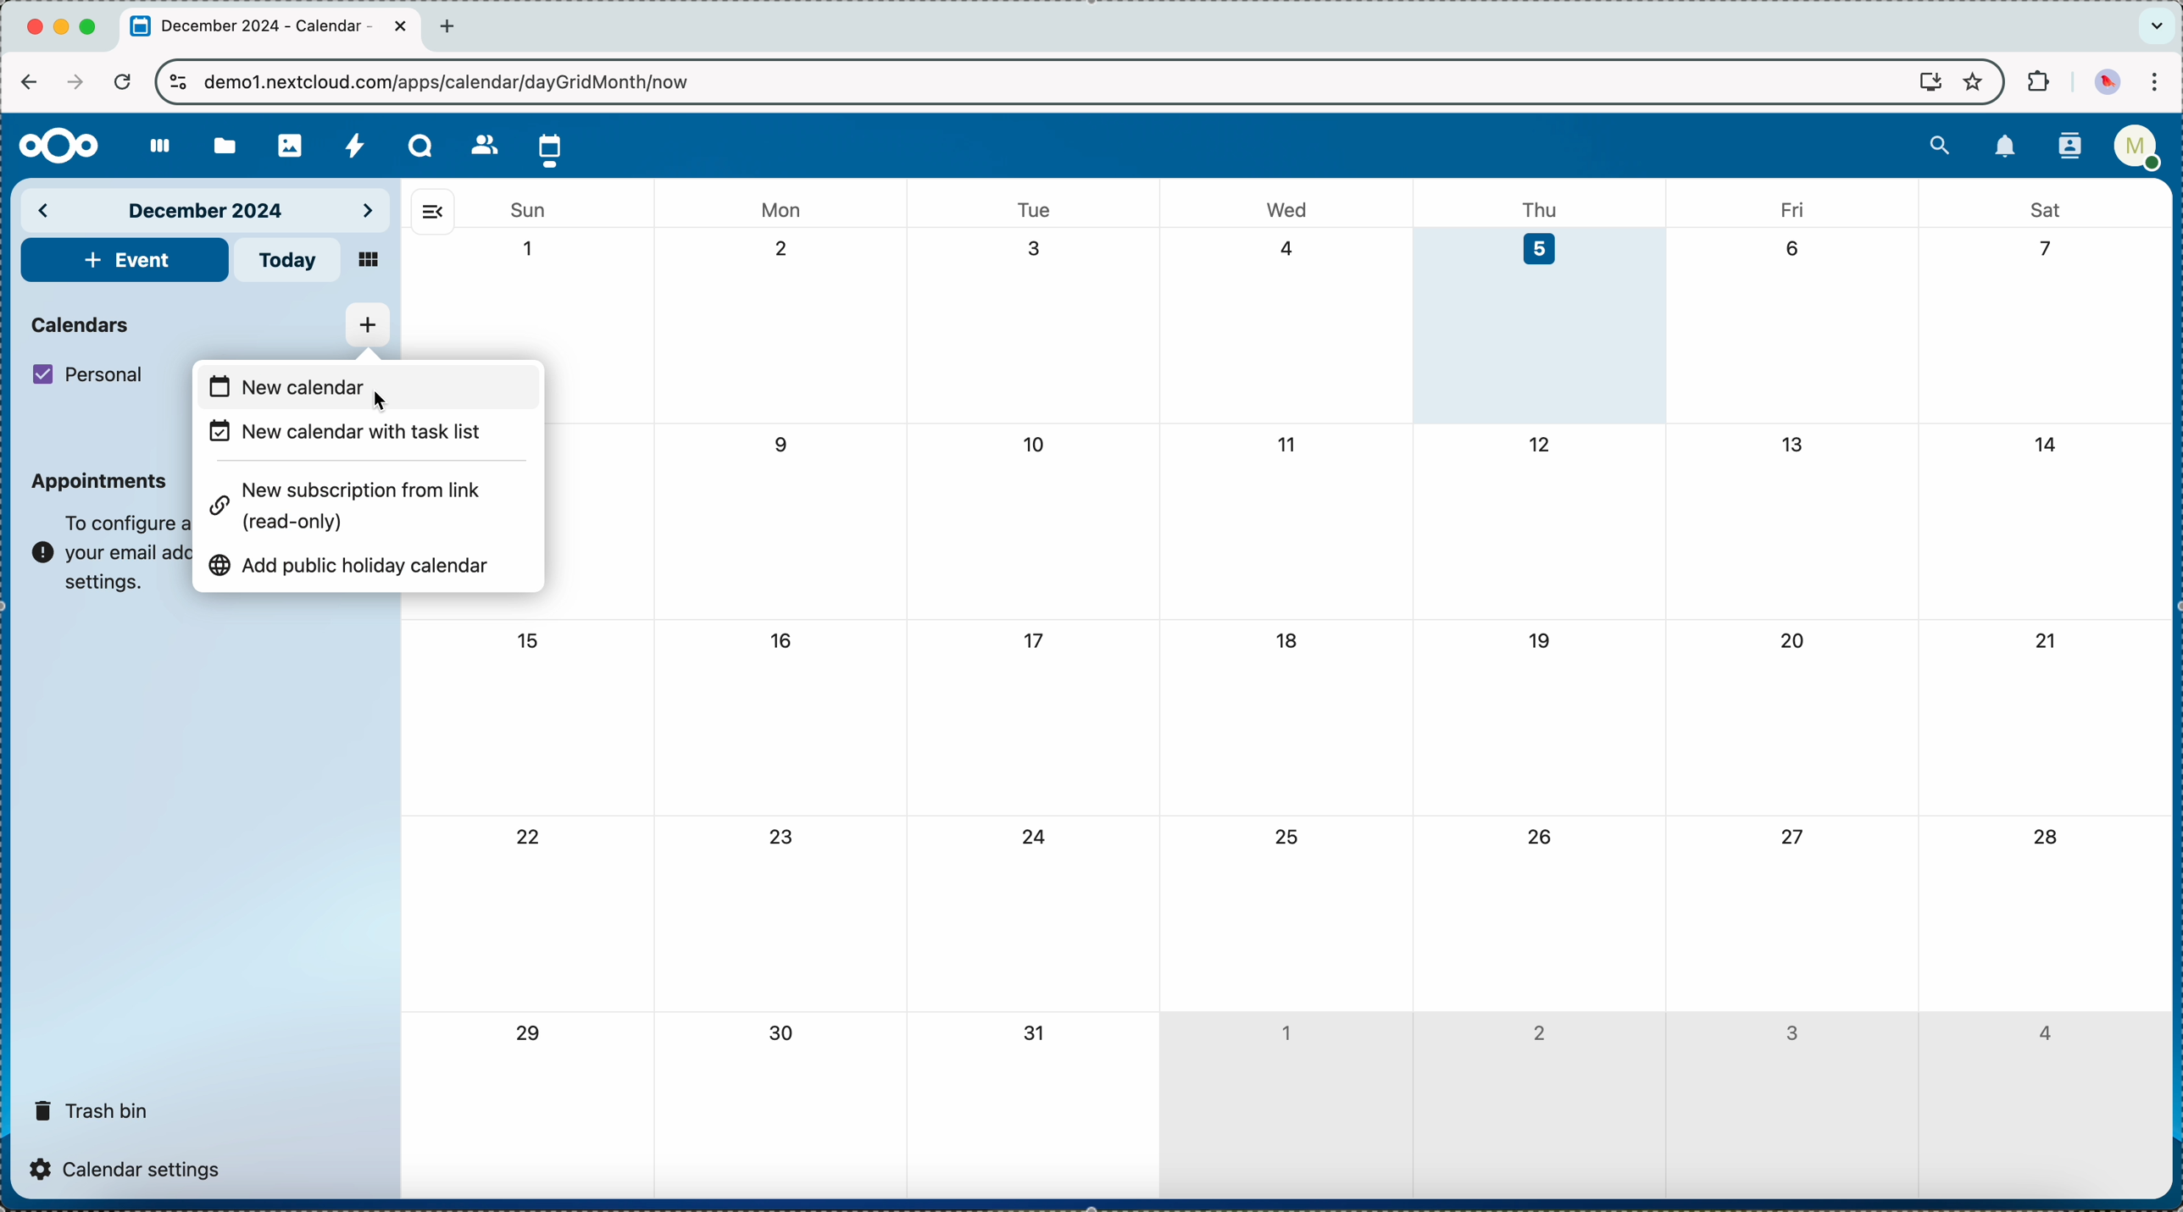 The height and width of the screenshot is (1212, 2183). Describe the element at coordinates (551, 147) in the screenshot. I see `click on calendar` at that location.